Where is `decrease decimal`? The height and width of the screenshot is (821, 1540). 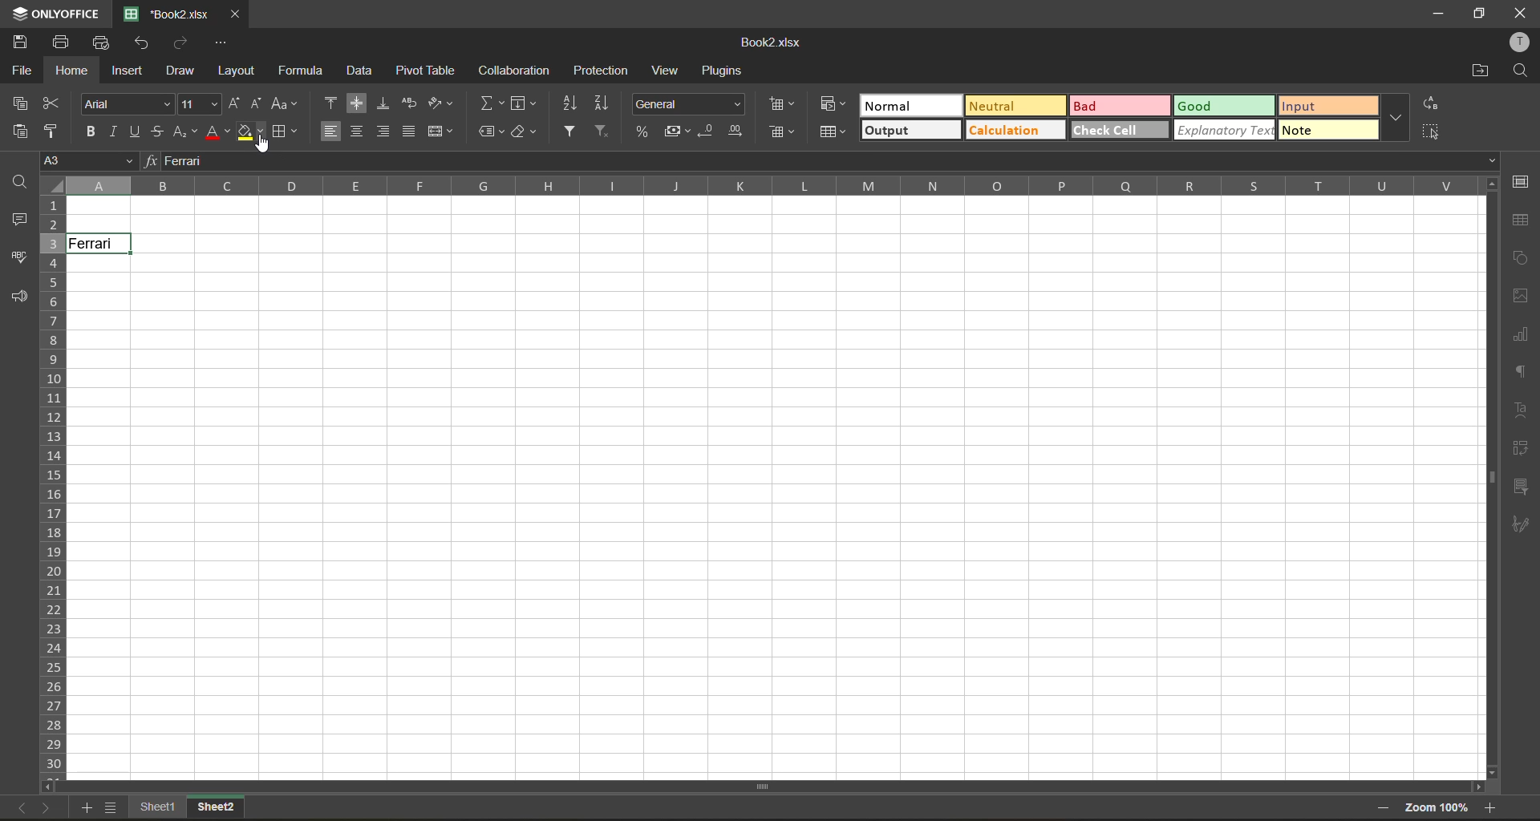 decrease decimal is located at coordinates (707, 129).